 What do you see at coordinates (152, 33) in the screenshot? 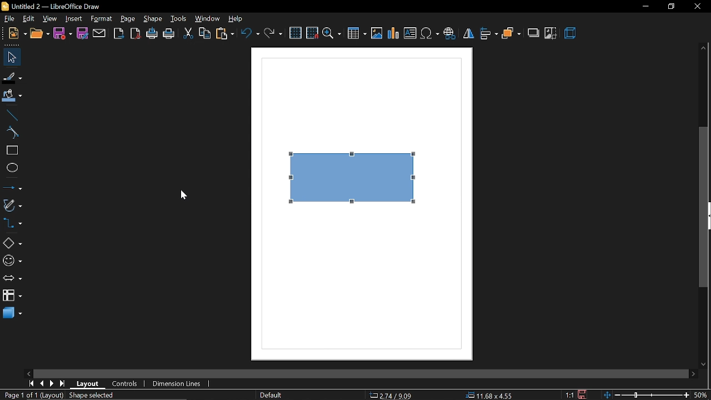
I see `print directly` at bounding box center [152, 33].